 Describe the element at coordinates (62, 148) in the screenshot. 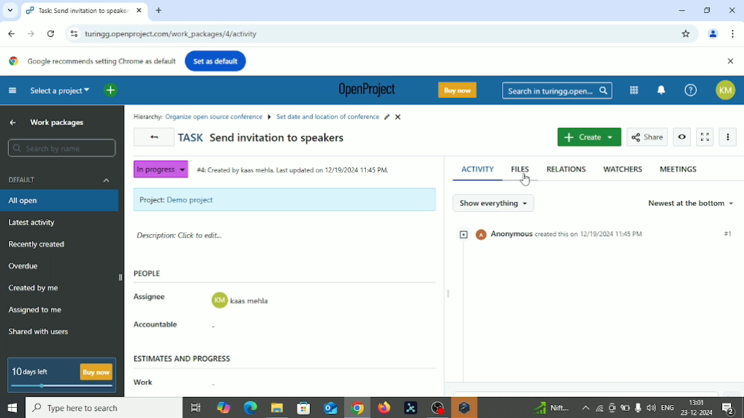

I see `Search` at that location.